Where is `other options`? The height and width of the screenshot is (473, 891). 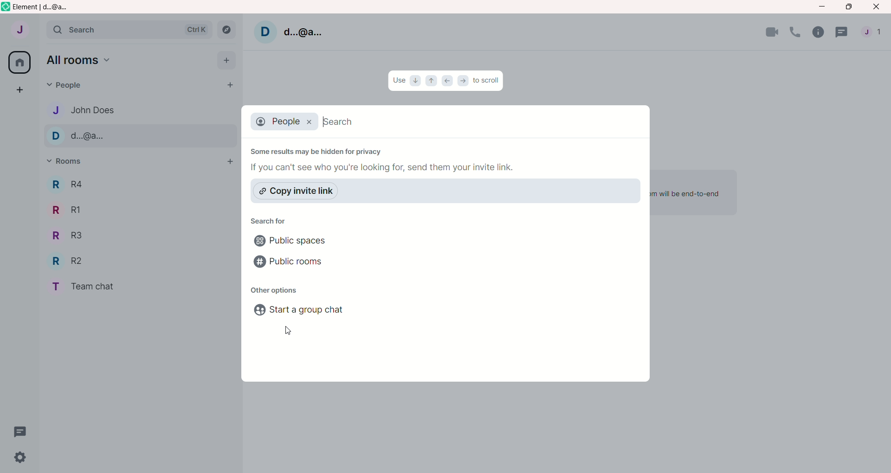
other options is located at coordinates (279, 289).